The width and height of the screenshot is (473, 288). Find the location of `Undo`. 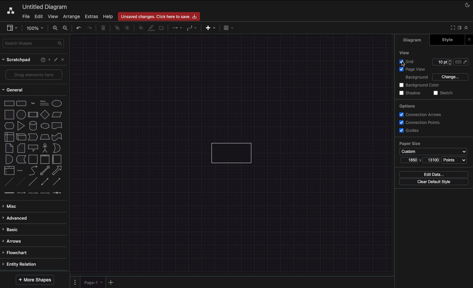

Undo is located at coordinates (79, 28).